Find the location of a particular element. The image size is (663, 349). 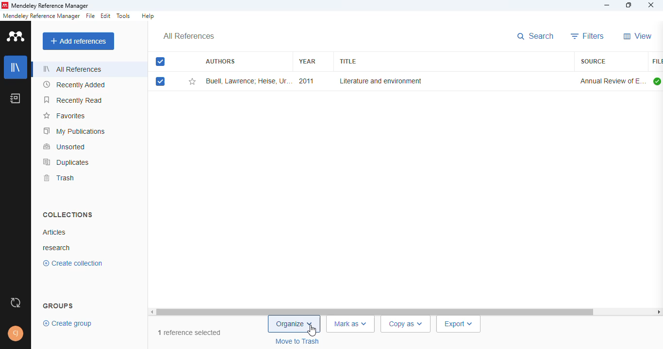

research is located at coordinates (59, 247).